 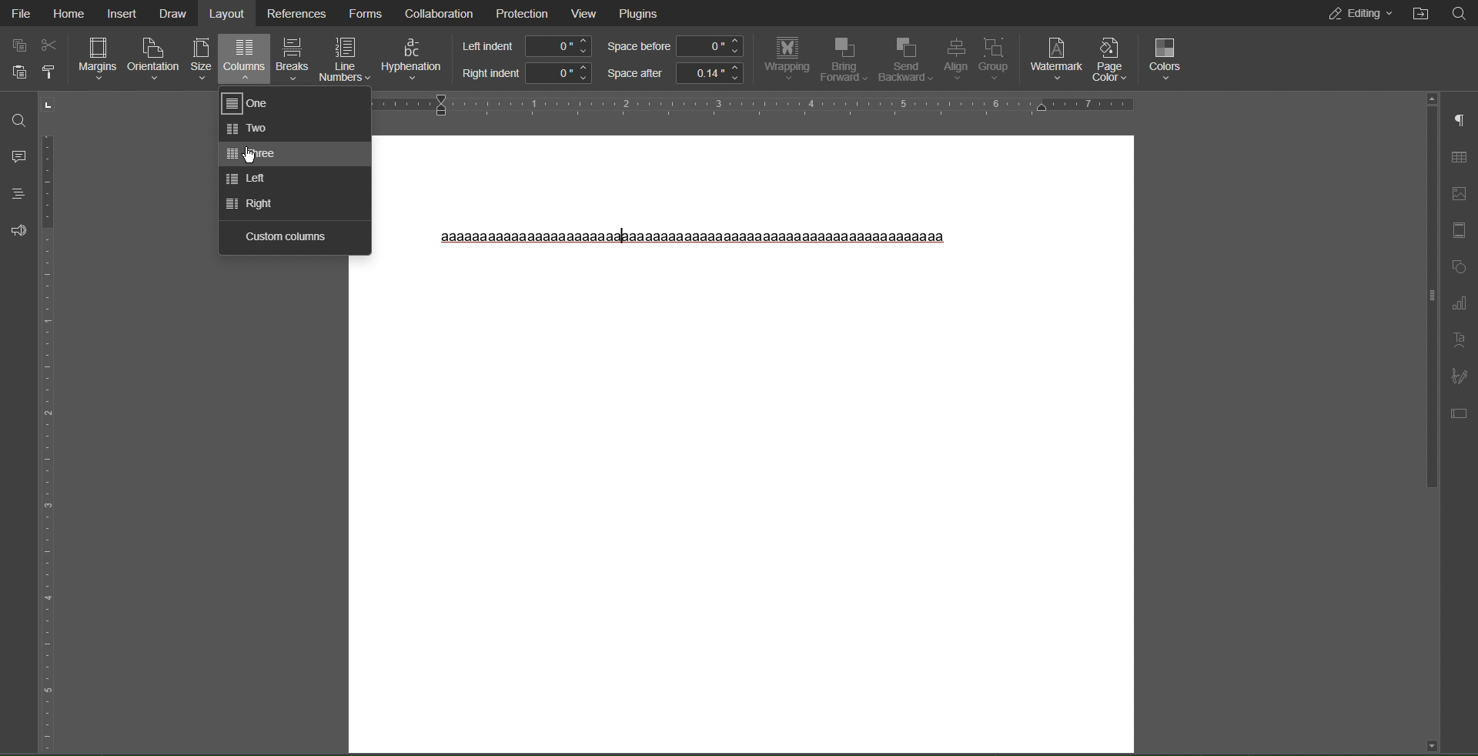 I want to click on Layout, so click(x=229, y=14).